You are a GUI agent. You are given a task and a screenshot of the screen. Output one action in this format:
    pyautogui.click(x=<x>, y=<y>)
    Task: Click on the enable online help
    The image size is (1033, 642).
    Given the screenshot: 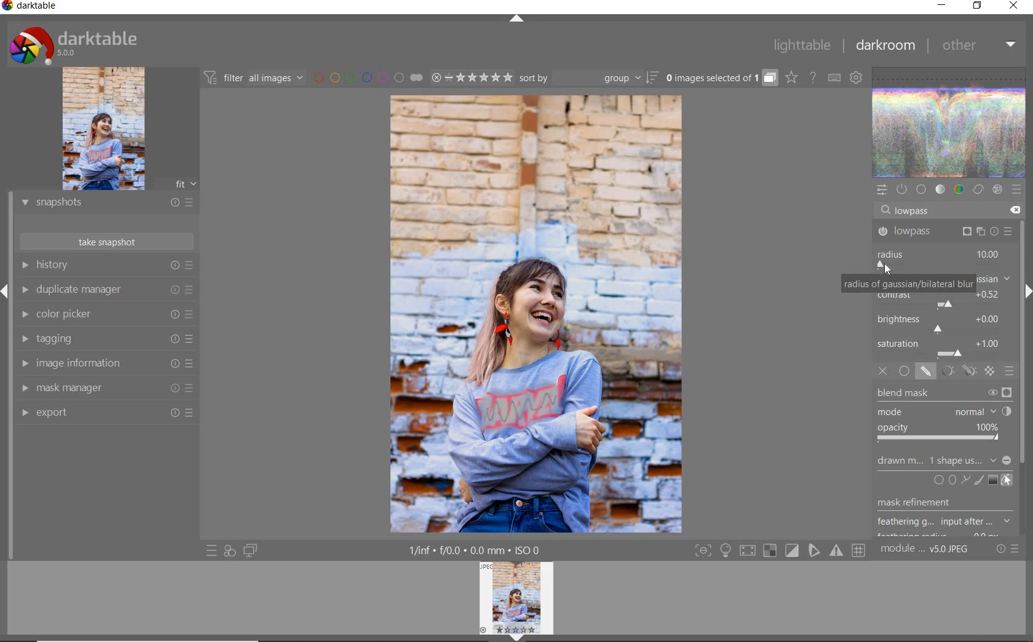 What is the action you would take?
    pyautogui.click(x=813, y=77)
    